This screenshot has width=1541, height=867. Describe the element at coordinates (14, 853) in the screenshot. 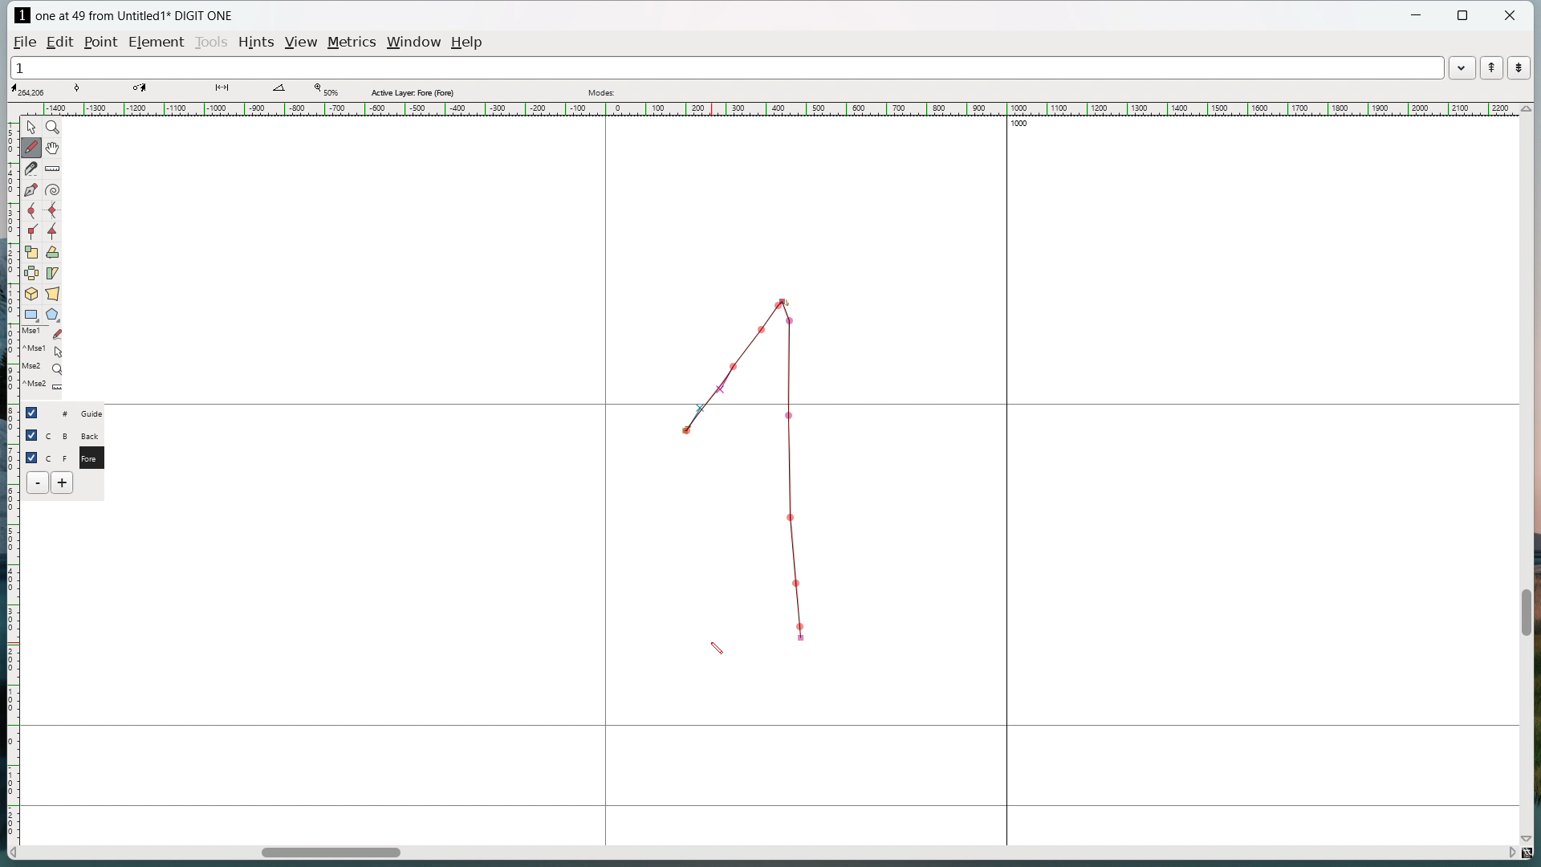

I see `scroll left` at that location.